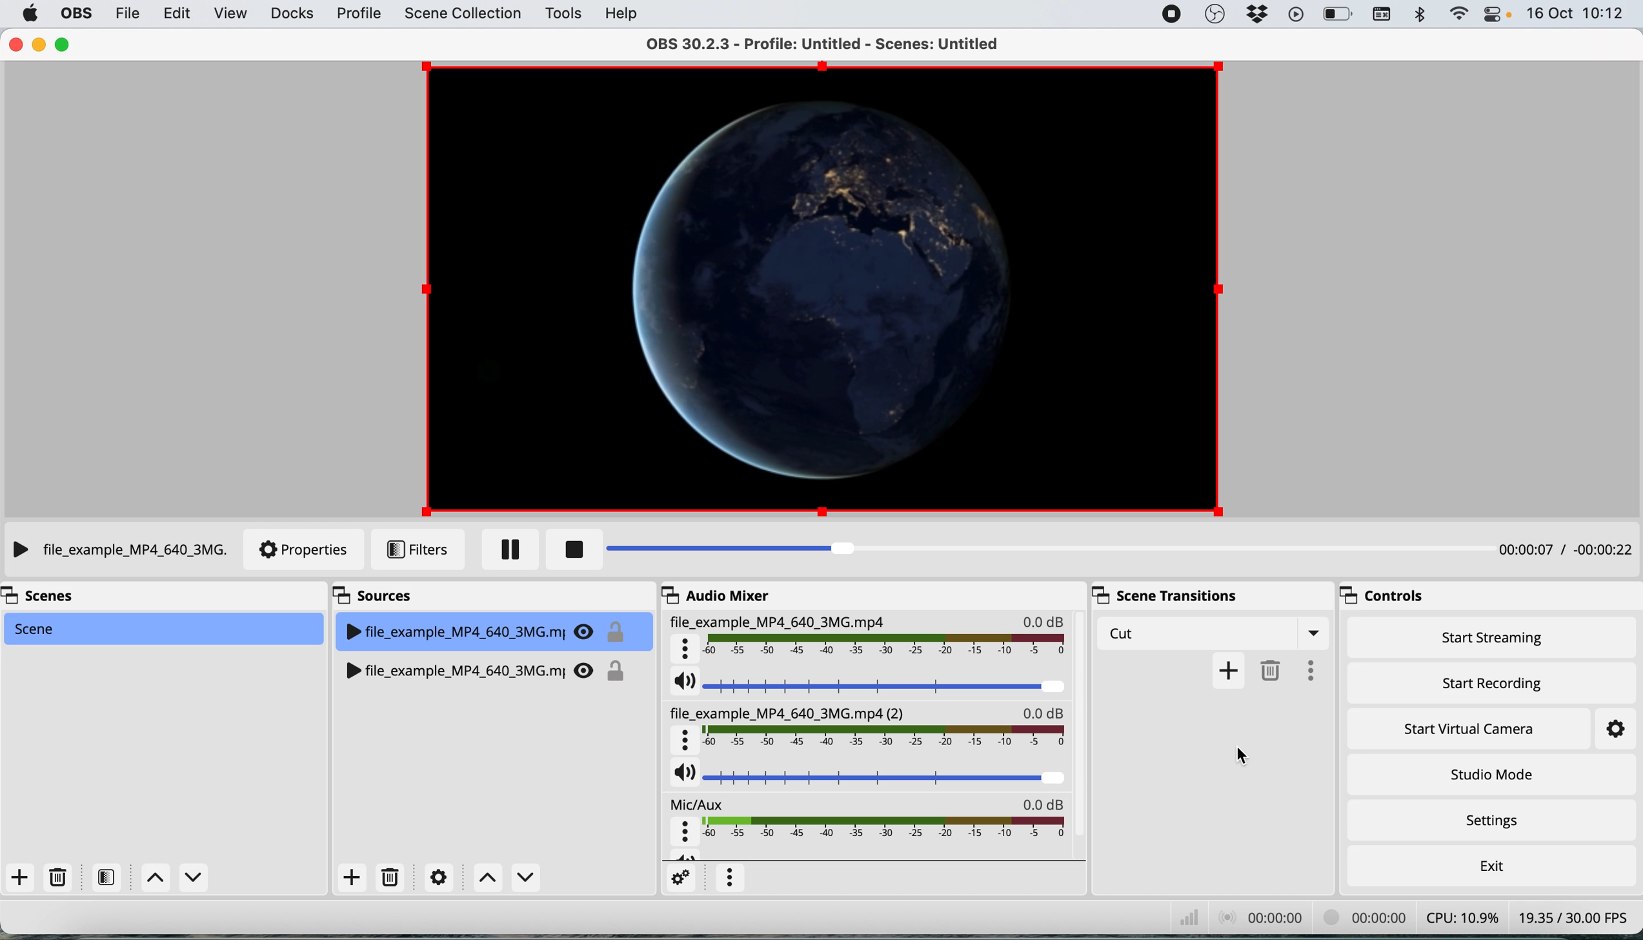  Describe the element at coordinates (310, 552) in the screenshot. I see `properties` at that location.